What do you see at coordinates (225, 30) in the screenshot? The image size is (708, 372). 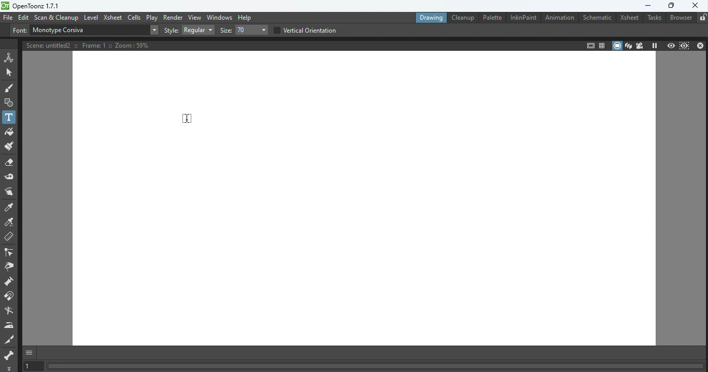 I see `Size` at bounding box center [225, 30].